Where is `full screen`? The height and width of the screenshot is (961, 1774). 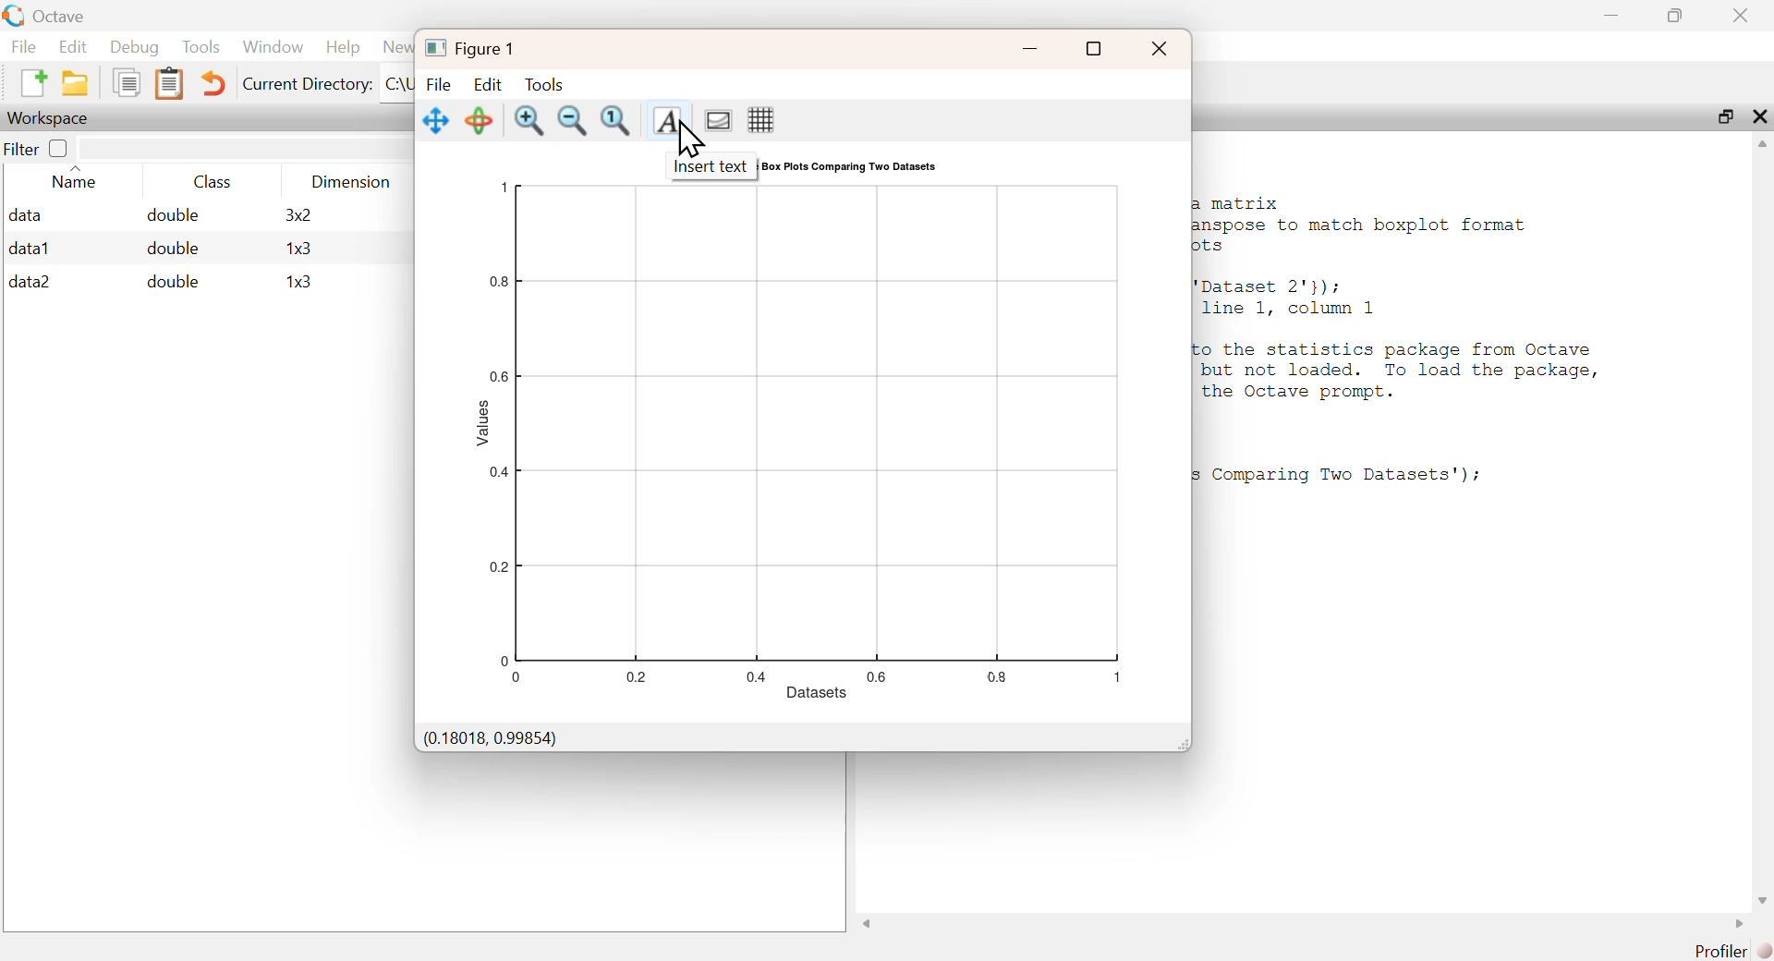 full screen is located at coordinates (1094, 47).